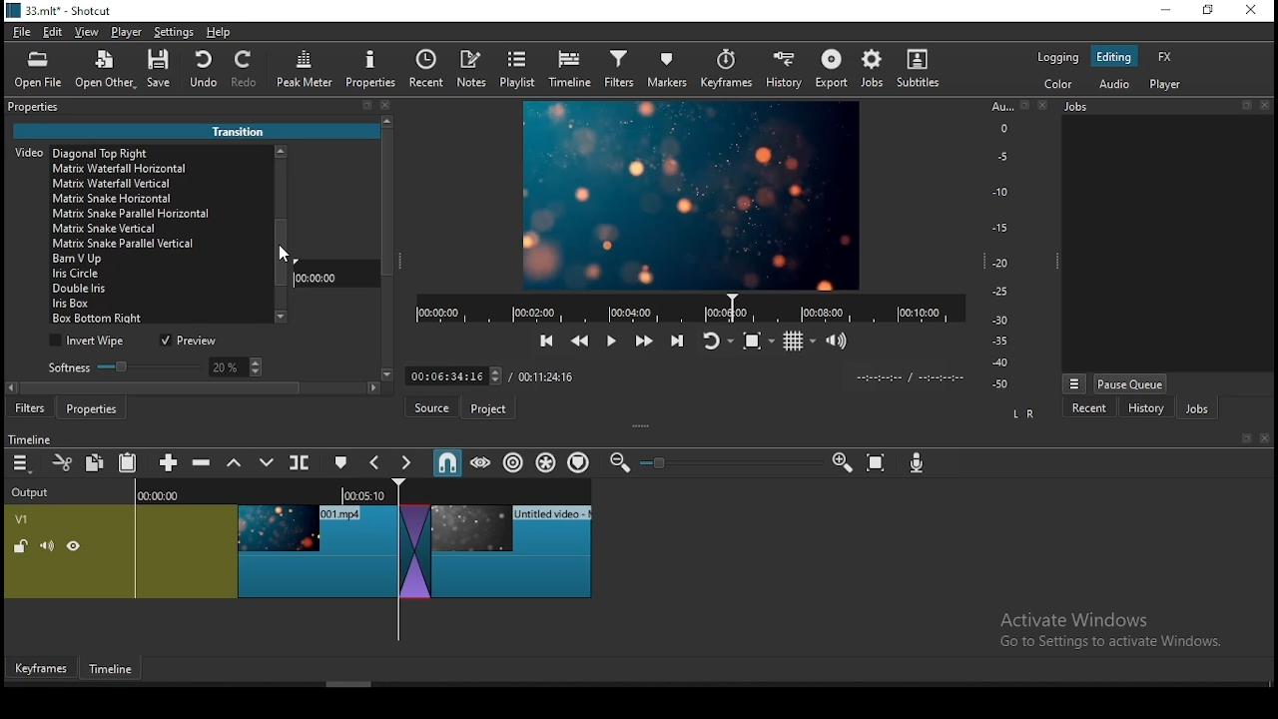 This screenshot has height=719, width=1278. Describe the element at coordinates (842, 463) in the screenshot. I see `zoom timeline in` at that location.